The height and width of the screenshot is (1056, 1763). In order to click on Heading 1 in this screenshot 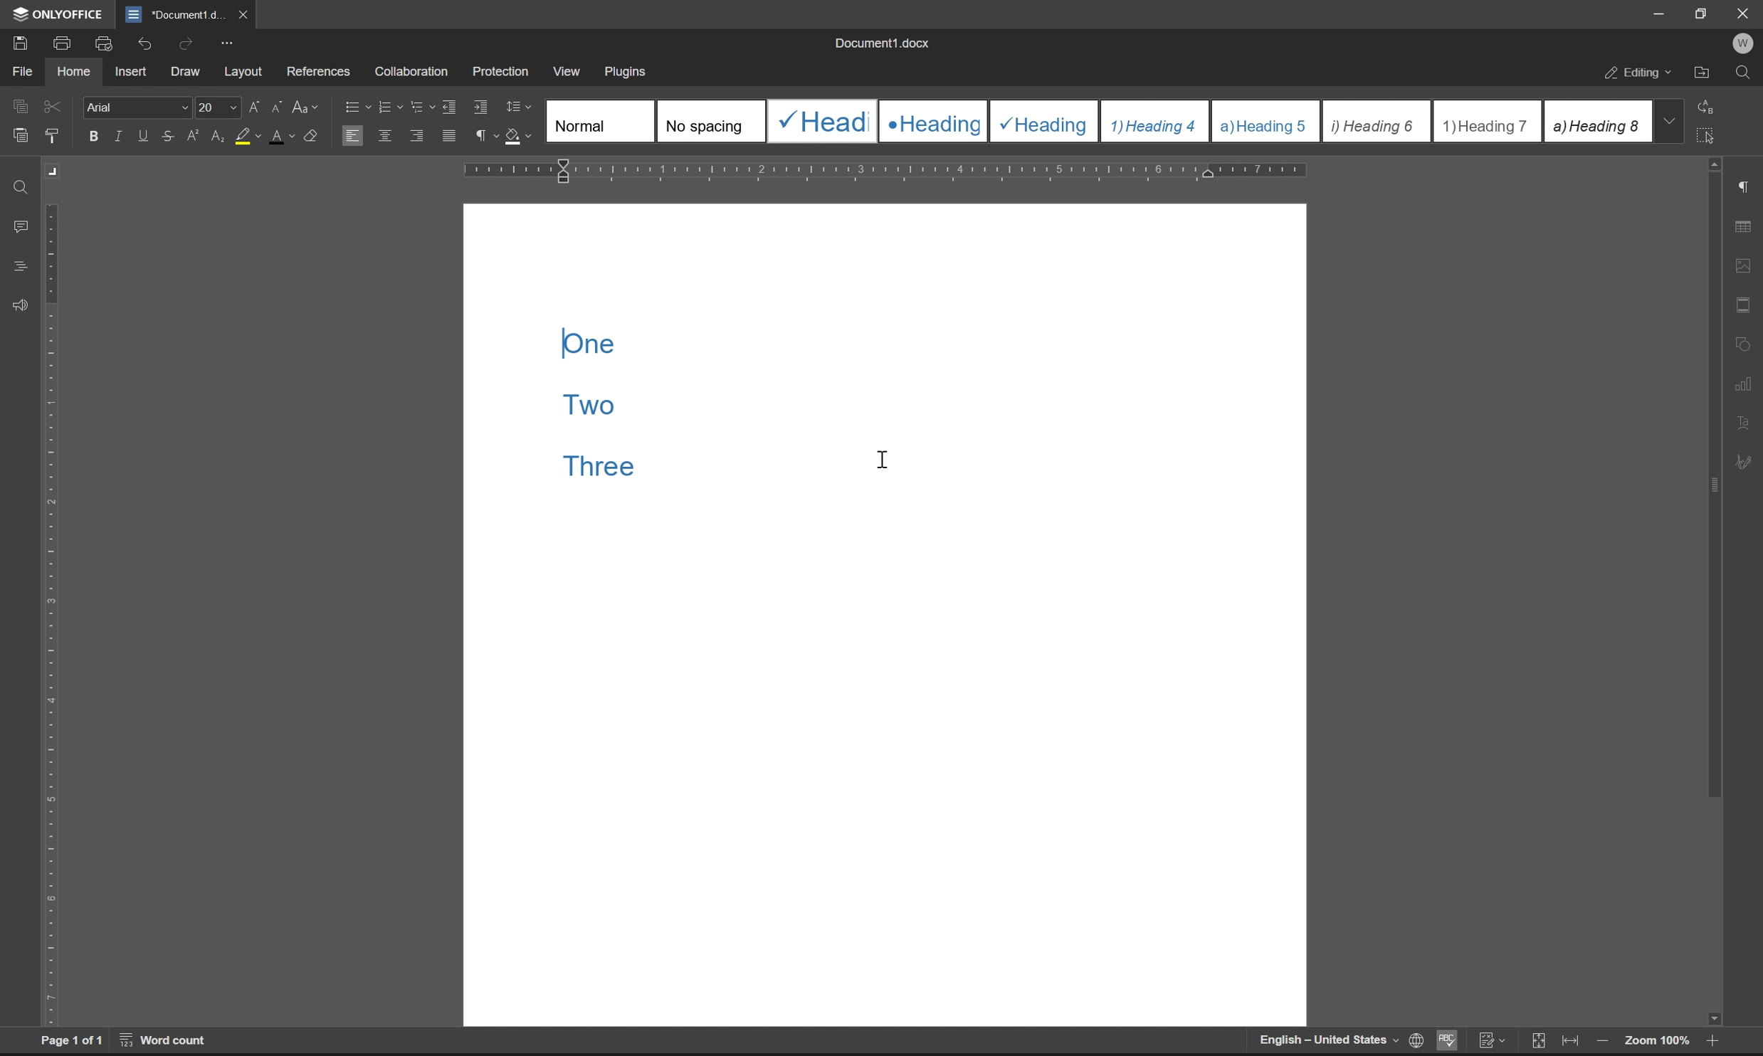, I will do `click(820, 121)`.